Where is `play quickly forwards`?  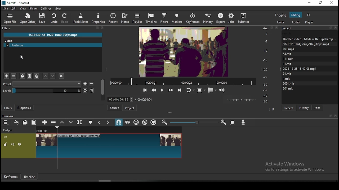
play quickly forwards is located at coordinates (170, 90).